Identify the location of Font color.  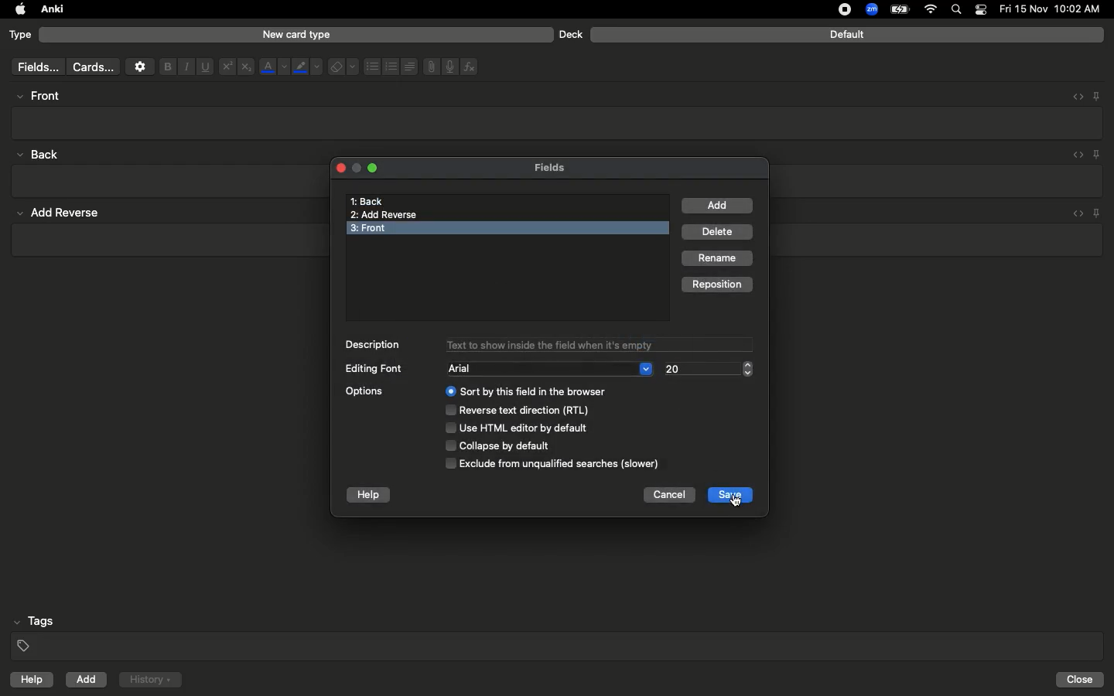
(273, 67).